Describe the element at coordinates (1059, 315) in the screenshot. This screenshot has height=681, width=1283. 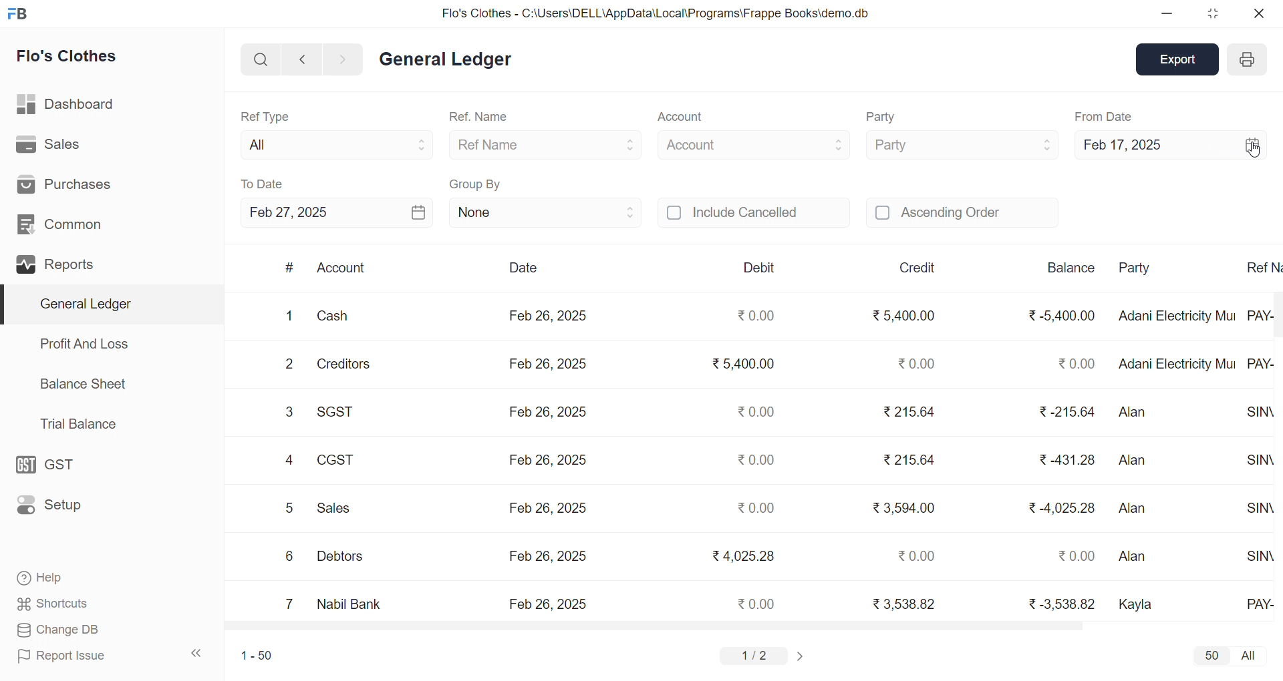
I see `₹ -5,400.00` at that location.